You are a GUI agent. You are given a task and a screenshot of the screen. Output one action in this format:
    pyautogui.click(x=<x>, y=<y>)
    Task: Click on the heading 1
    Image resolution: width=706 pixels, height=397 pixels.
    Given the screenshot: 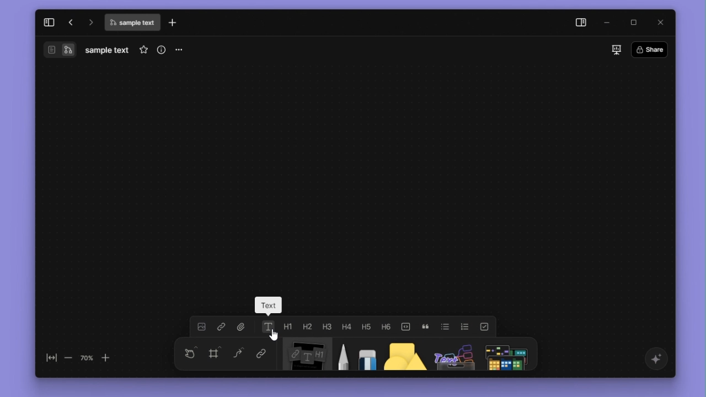 What is the action you would take?
    pyautogui.click(x=288, y=326)
    